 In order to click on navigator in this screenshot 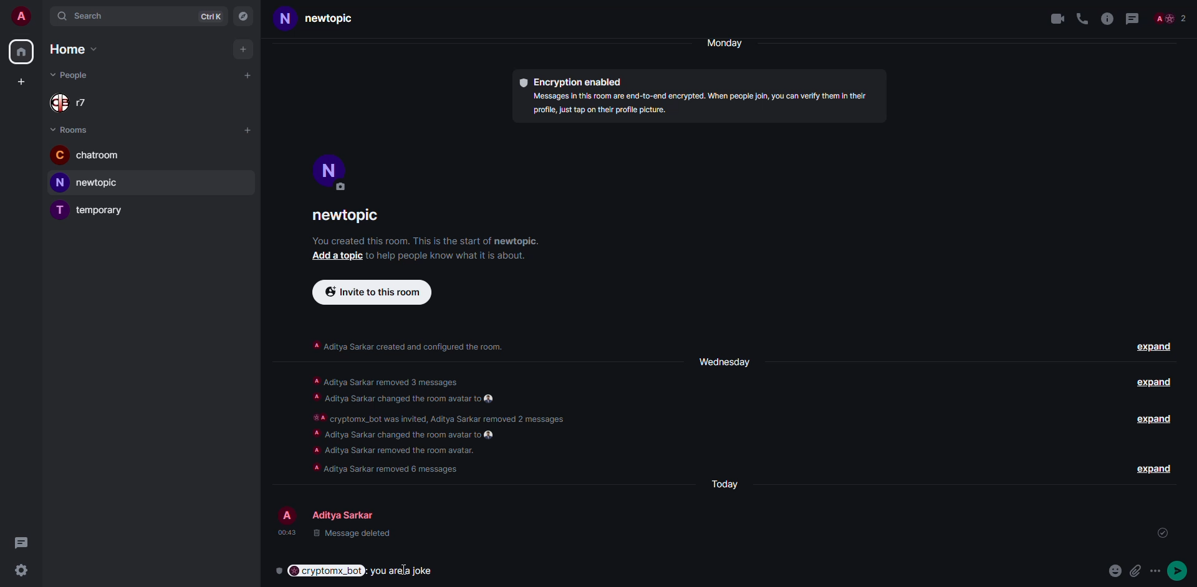, I will do `click(244, 16)`.